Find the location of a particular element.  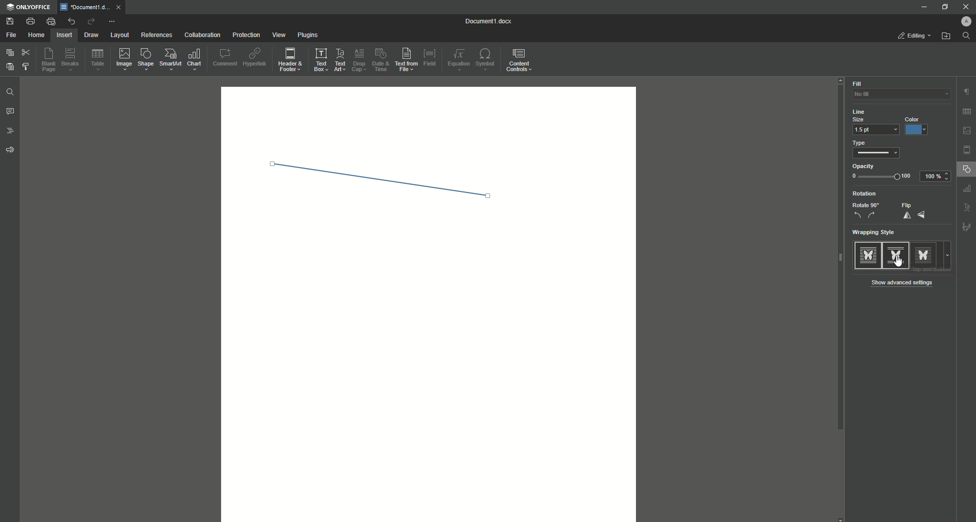

Shape is located at coordinates (147, 61).